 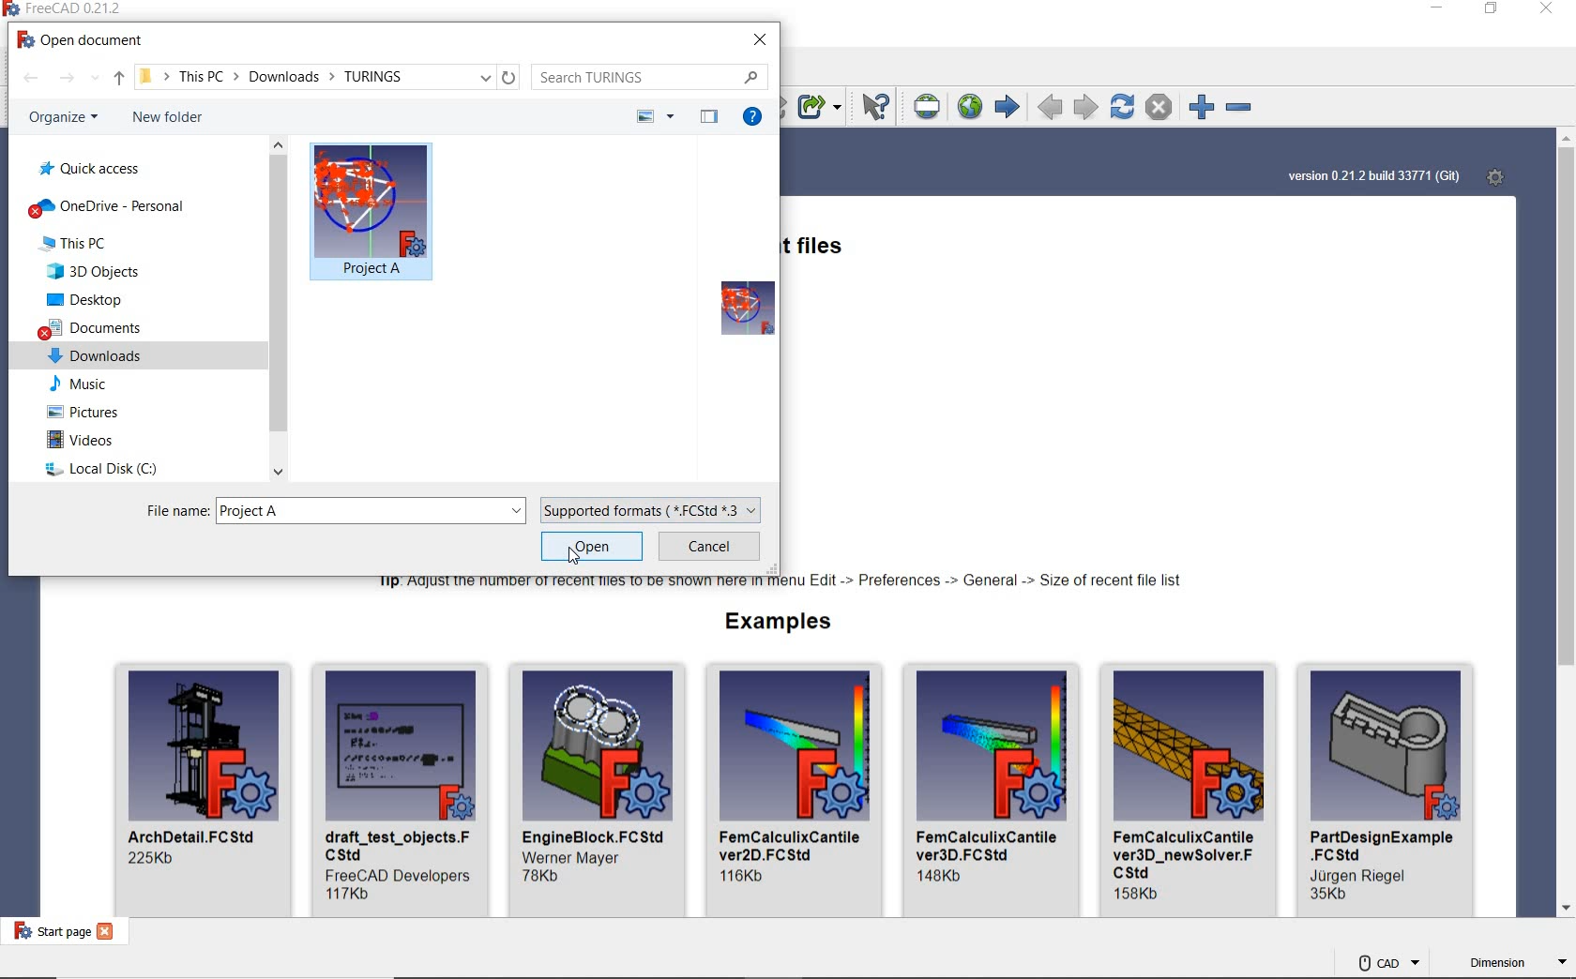 What do you see at coordinates (178, 510) in the screenshot?
I see `File name:` at bounding box center [178, 510].